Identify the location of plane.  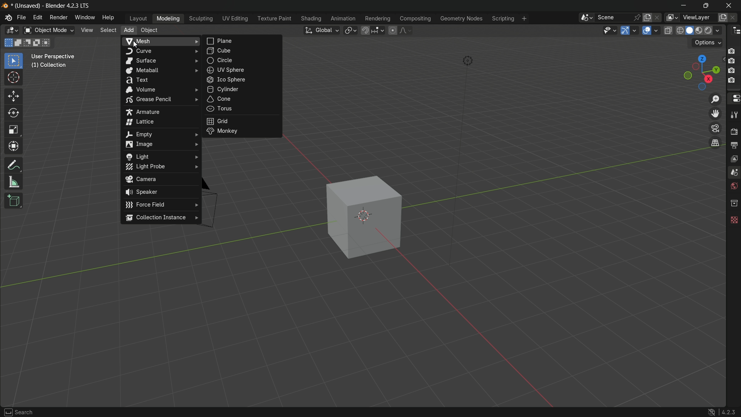
(244, 41).